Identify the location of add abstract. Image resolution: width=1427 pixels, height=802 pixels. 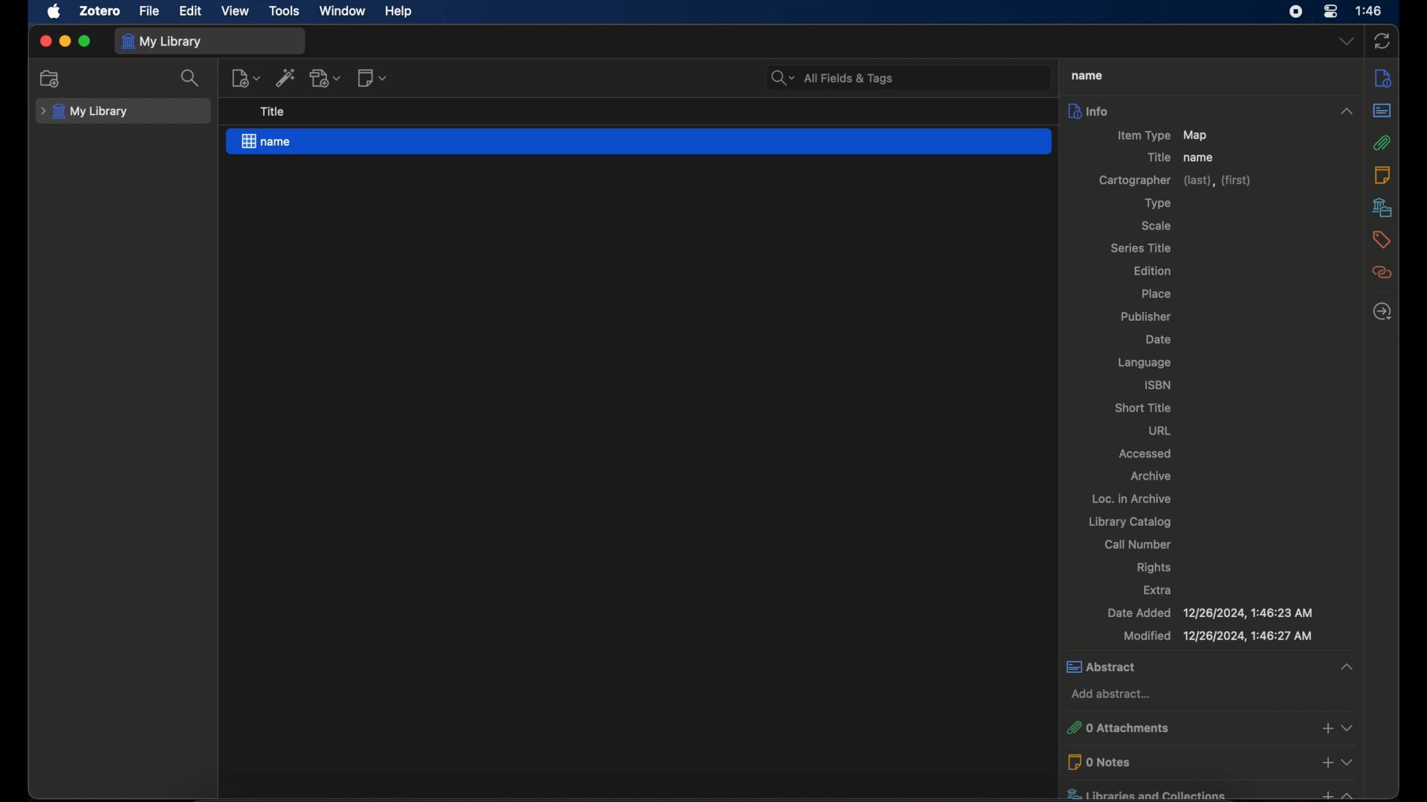
(1114, 695).